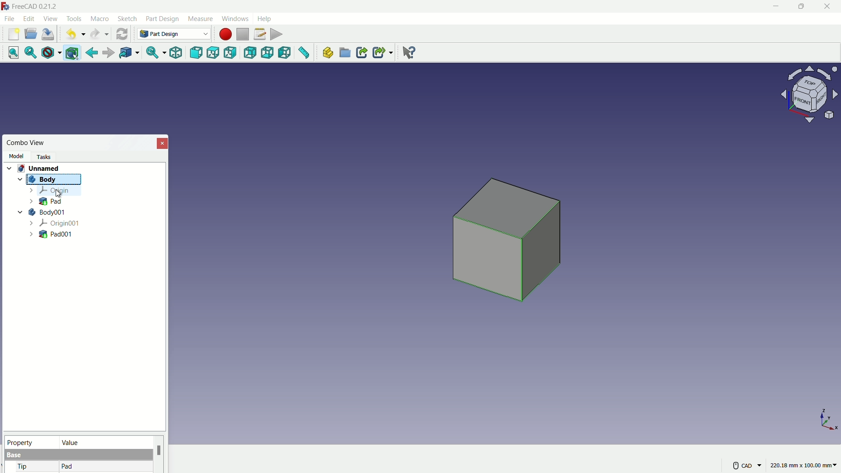 The width and height of the screenshot is (841, 473). What do you see at coordinates (163, 19) in the screenshot?
I see `part design` at bounding box center [163, 19].